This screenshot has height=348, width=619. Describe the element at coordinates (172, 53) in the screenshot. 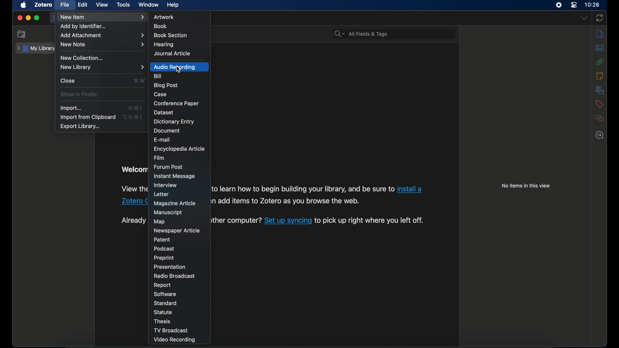

I see `journal article` at that location.